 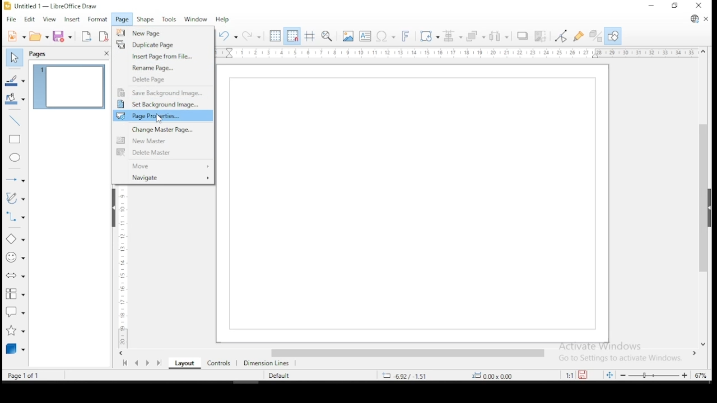 I want to click on show grids, so click(x=274, y=35).